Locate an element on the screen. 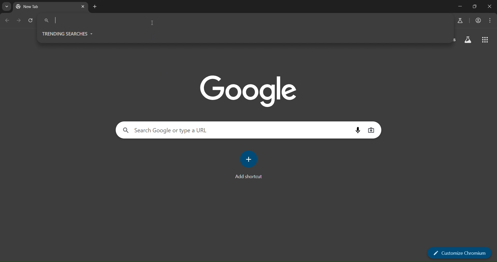 This screenshot has width=497, height=262. close is located at coordinates (491, 7).